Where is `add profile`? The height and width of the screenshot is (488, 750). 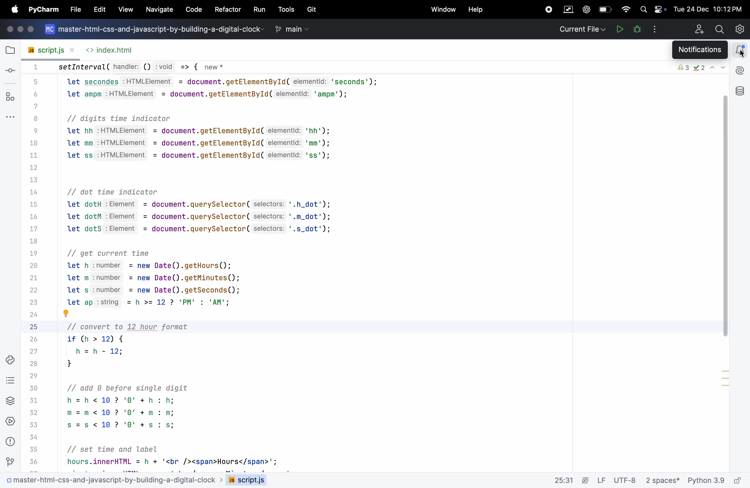
add profile is located at coordinates (699, 28).